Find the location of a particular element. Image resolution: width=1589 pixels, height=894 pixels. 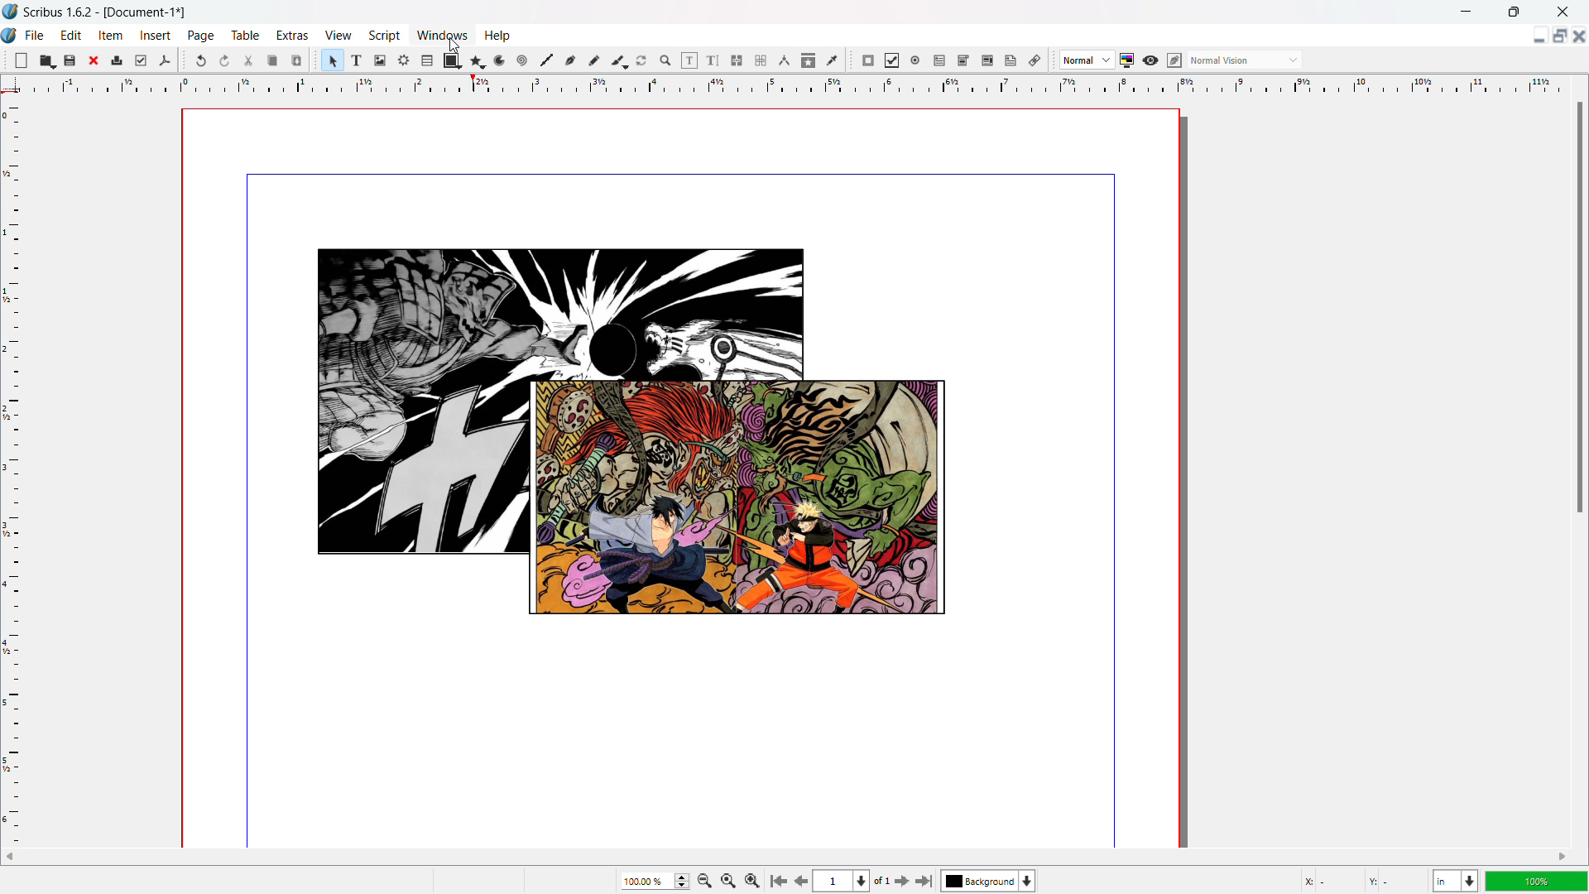

Scribus 1.6.2-[Document-1] is located at coordinates (111, 11).